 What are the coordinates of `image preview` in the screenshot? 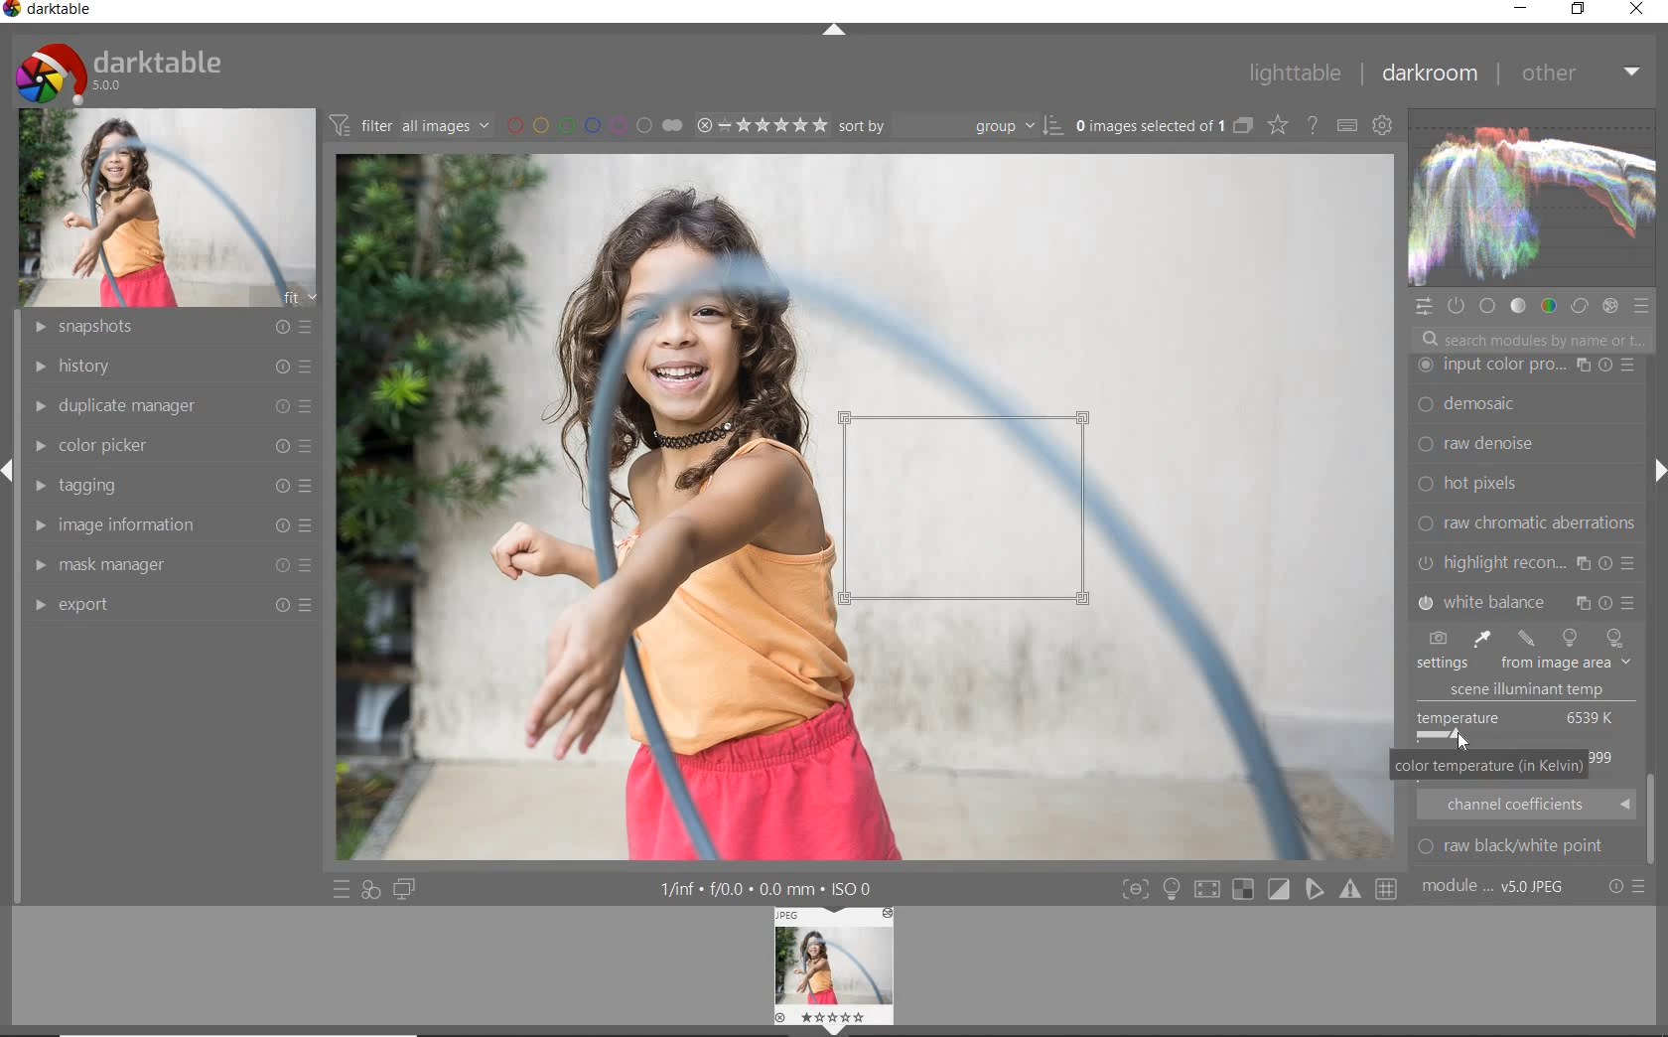 It's located at (835, 971).